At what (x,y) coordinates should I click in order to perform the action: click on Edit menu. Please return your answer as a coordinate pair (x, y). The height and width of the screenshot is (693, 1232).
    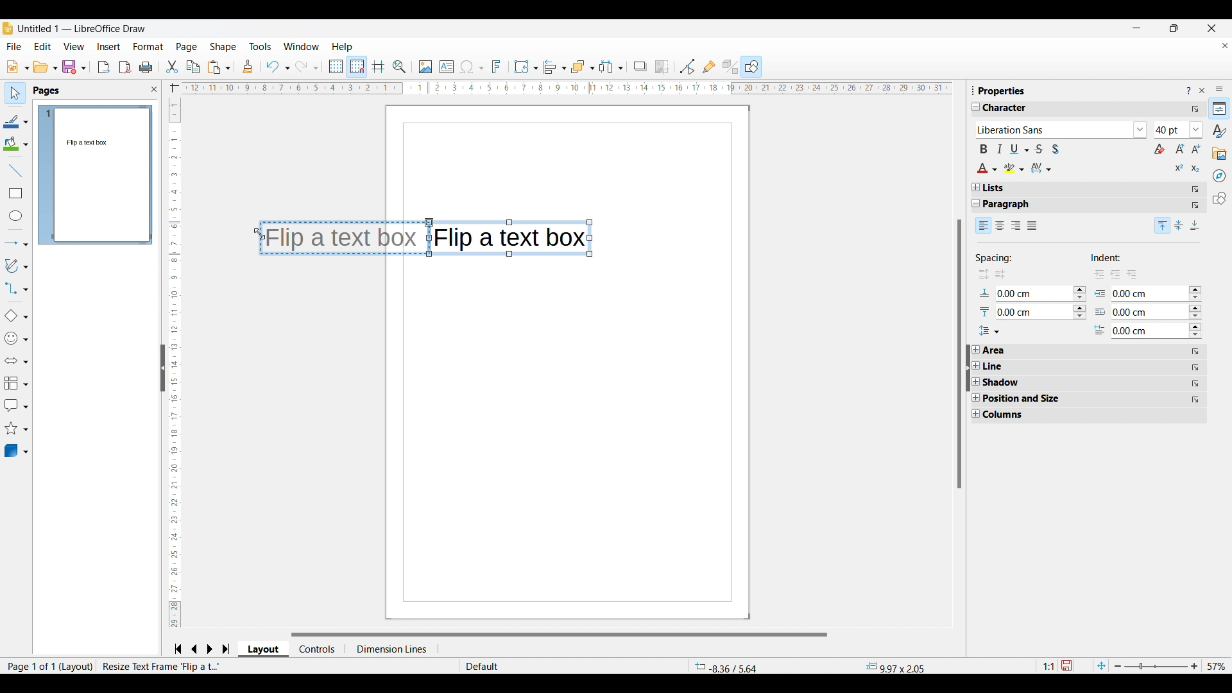
    Looking at the image, I should click on (43, 47).